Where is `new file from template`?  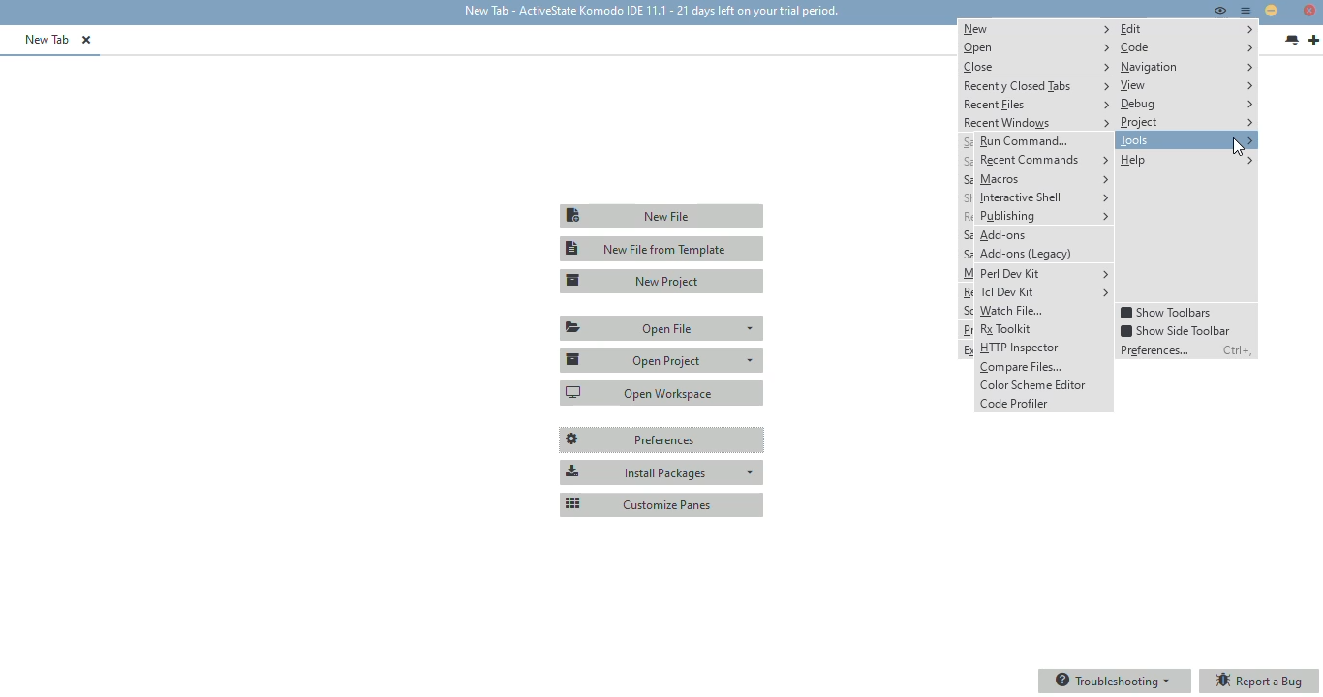 new file from template is located at coordinates (662, 249).